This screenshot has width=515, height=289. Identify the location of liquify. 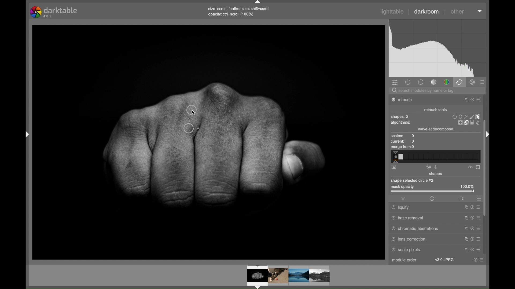
(401, 208).